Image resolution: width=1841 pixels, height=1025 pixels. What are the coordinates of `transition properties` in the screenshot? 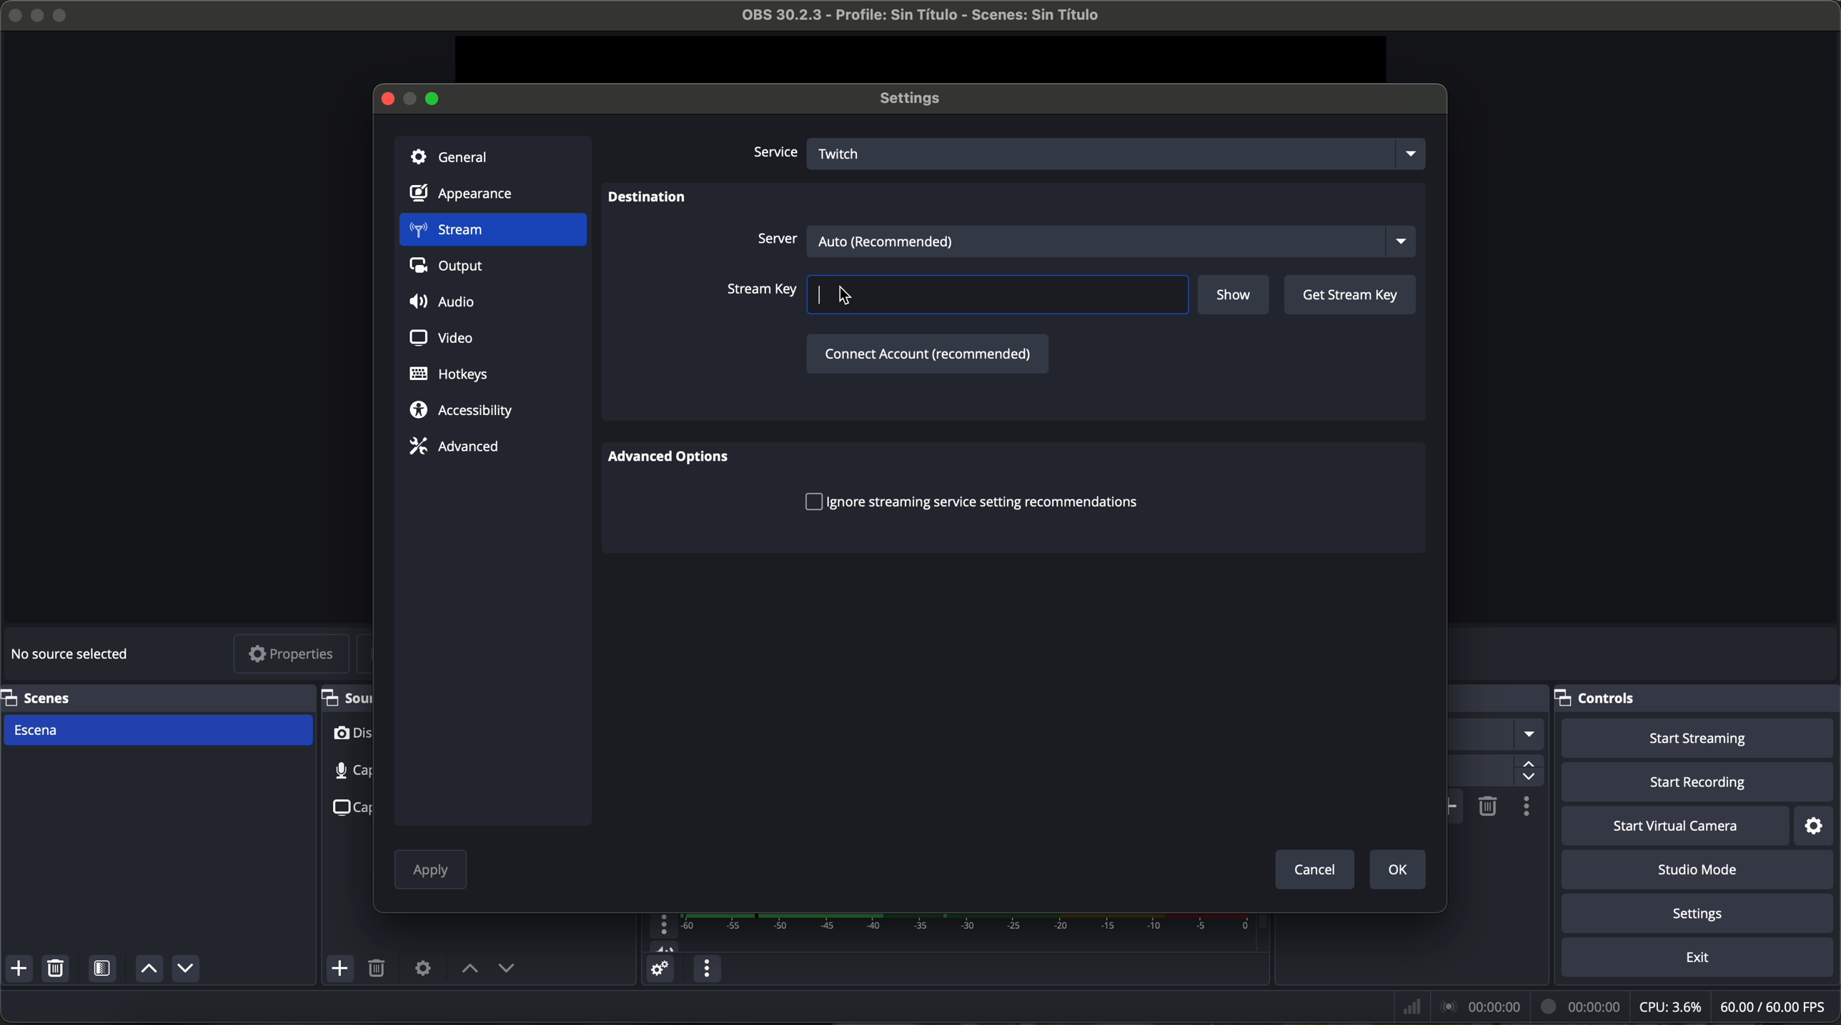 It's located at (1525, 809).